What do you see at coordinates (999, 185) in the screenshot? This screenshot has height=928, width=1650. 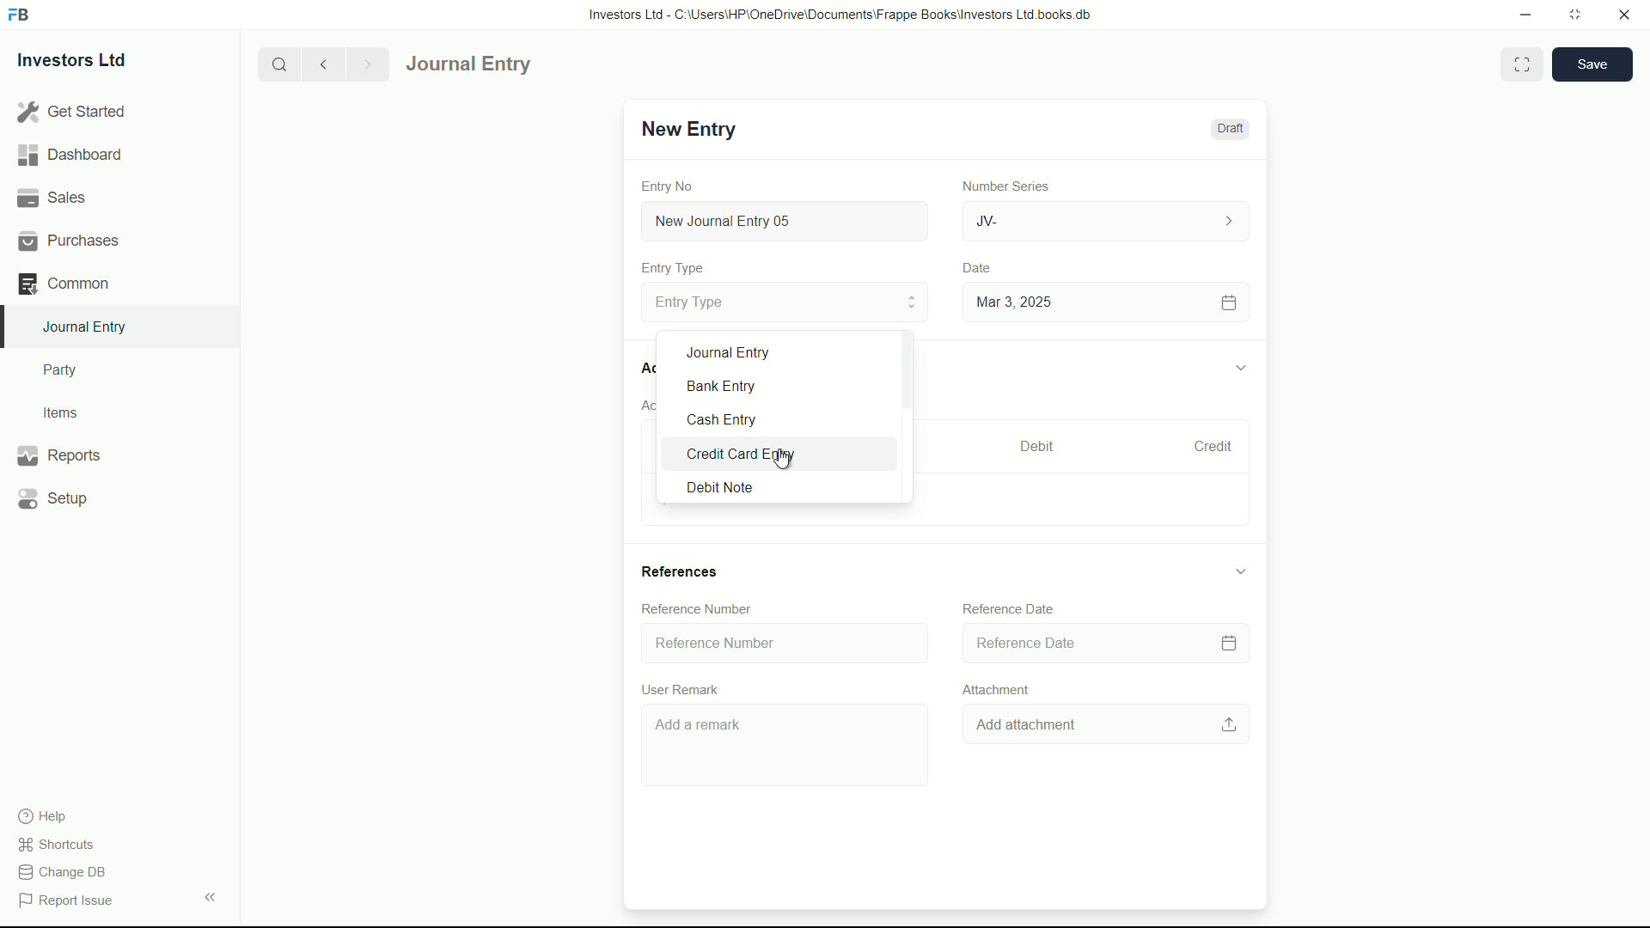 I see `Number Series` at bounding box center [999, 185].